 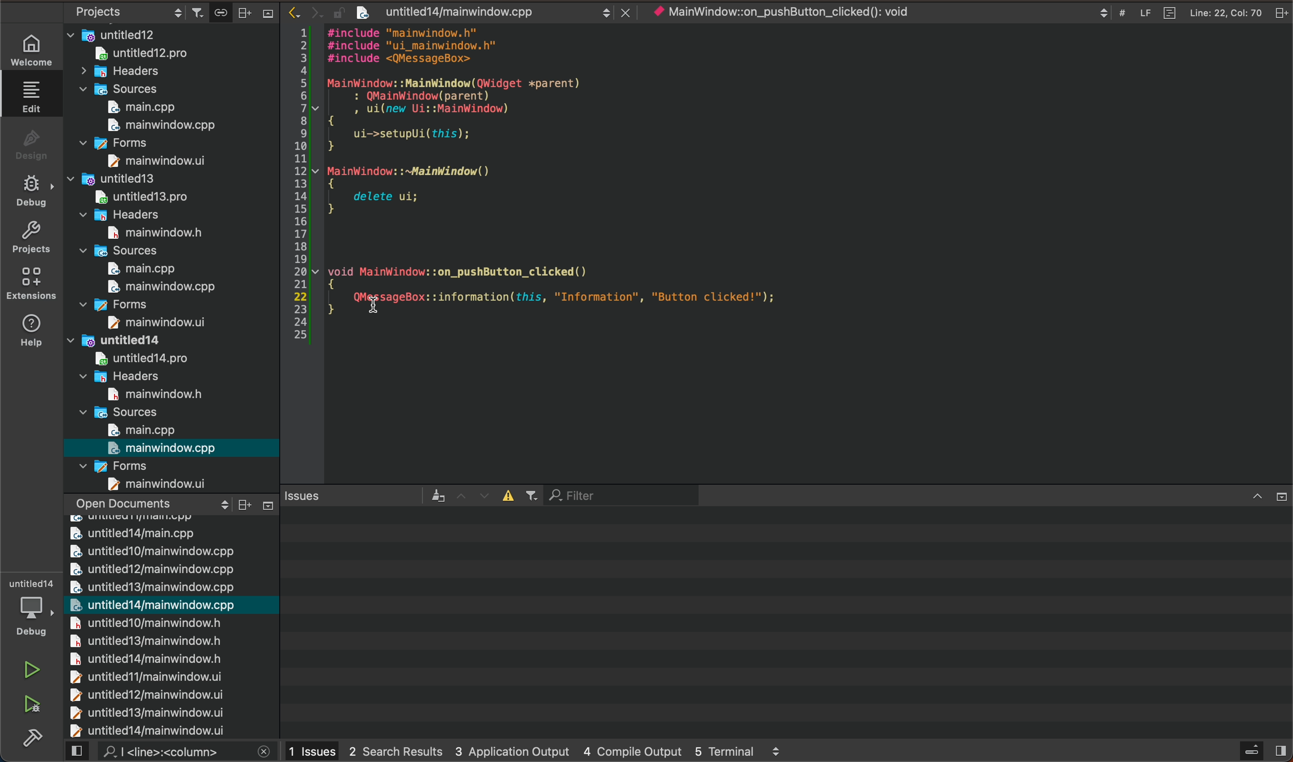 I want to click on DE, so click(x=29, y=193).